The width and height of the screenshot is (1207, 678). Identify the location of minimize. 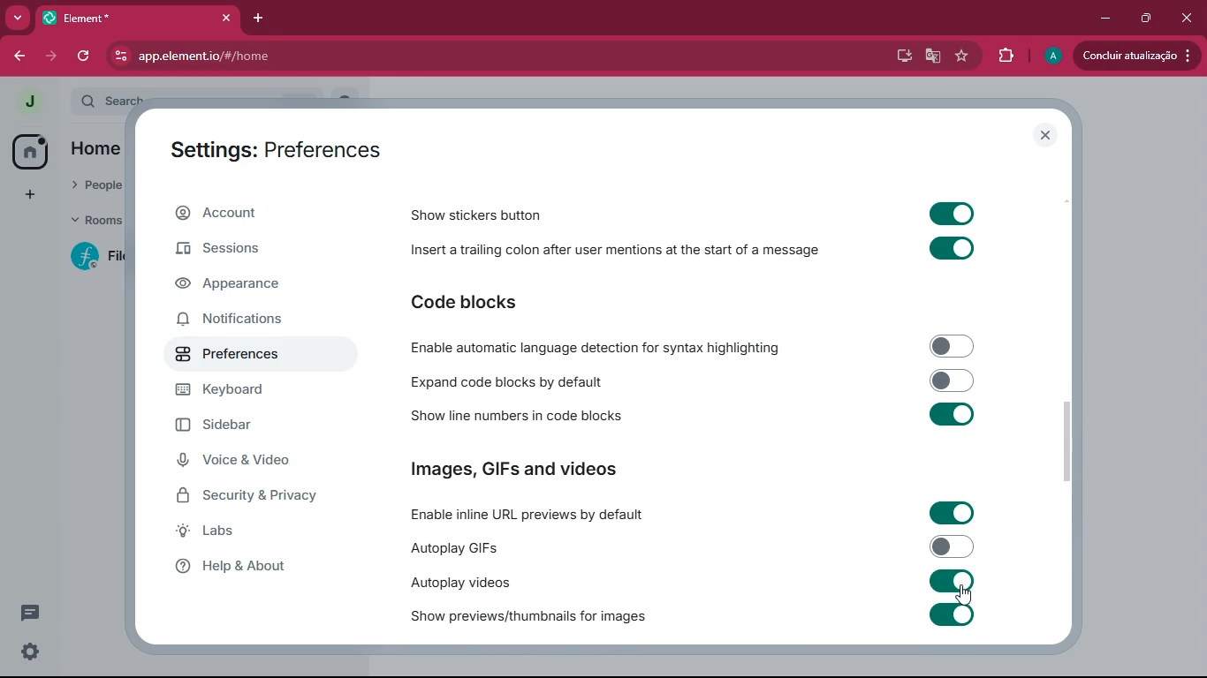
(1102, 17).